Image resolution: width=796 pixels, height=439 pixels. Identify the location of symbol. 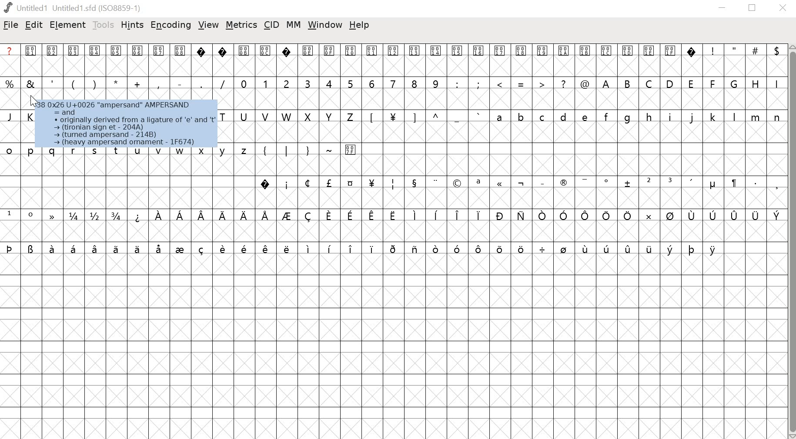
(245, 248).